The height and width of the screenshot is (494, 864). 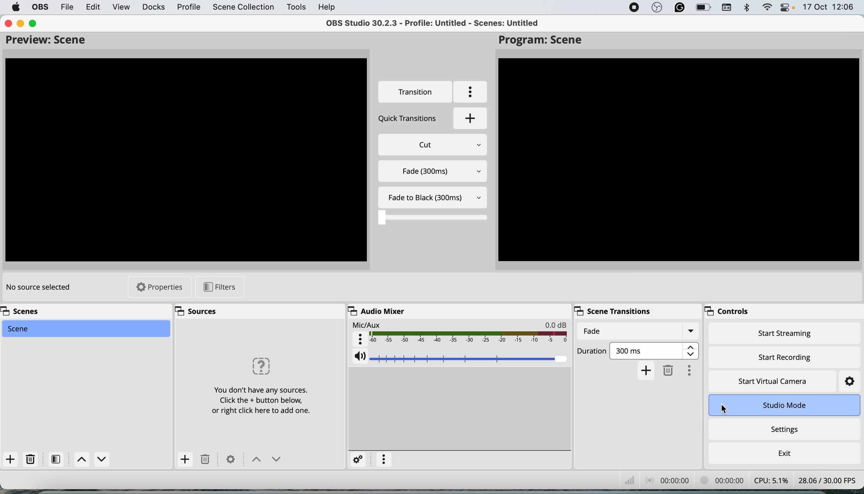 I want to click on network, so click(x=625, y=481).